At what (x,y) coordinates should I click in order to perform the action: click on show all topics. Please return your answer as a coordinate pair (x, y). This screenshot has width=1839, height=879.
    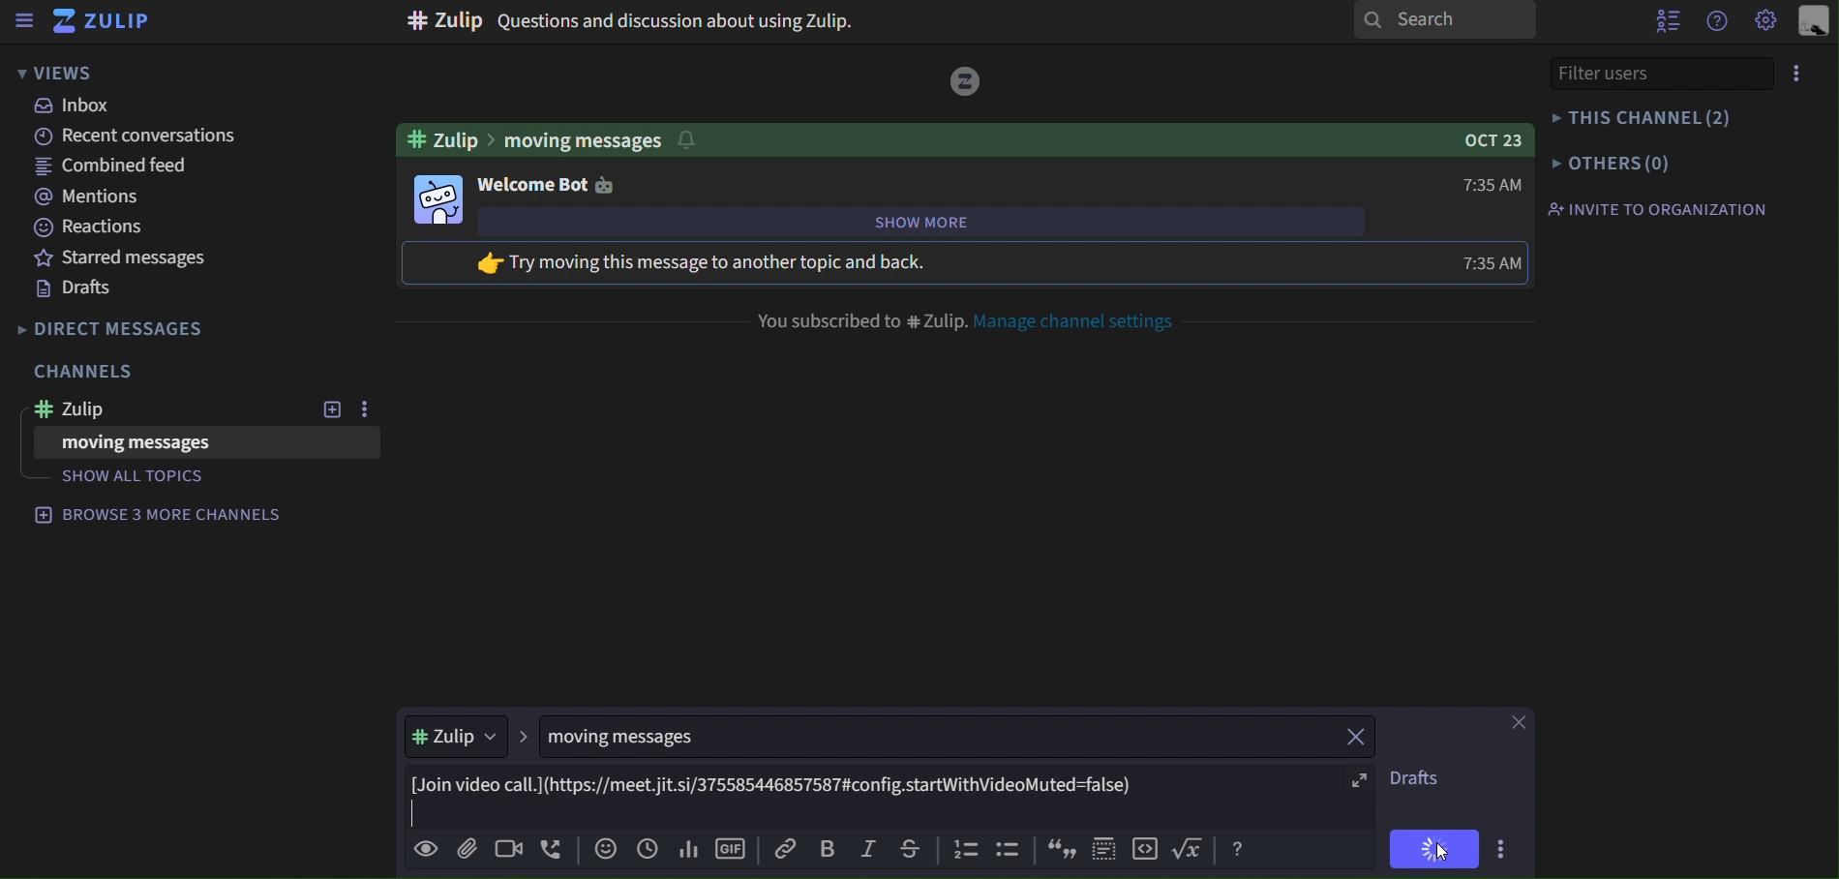
    Looking at the image, I should click on (145, 477).